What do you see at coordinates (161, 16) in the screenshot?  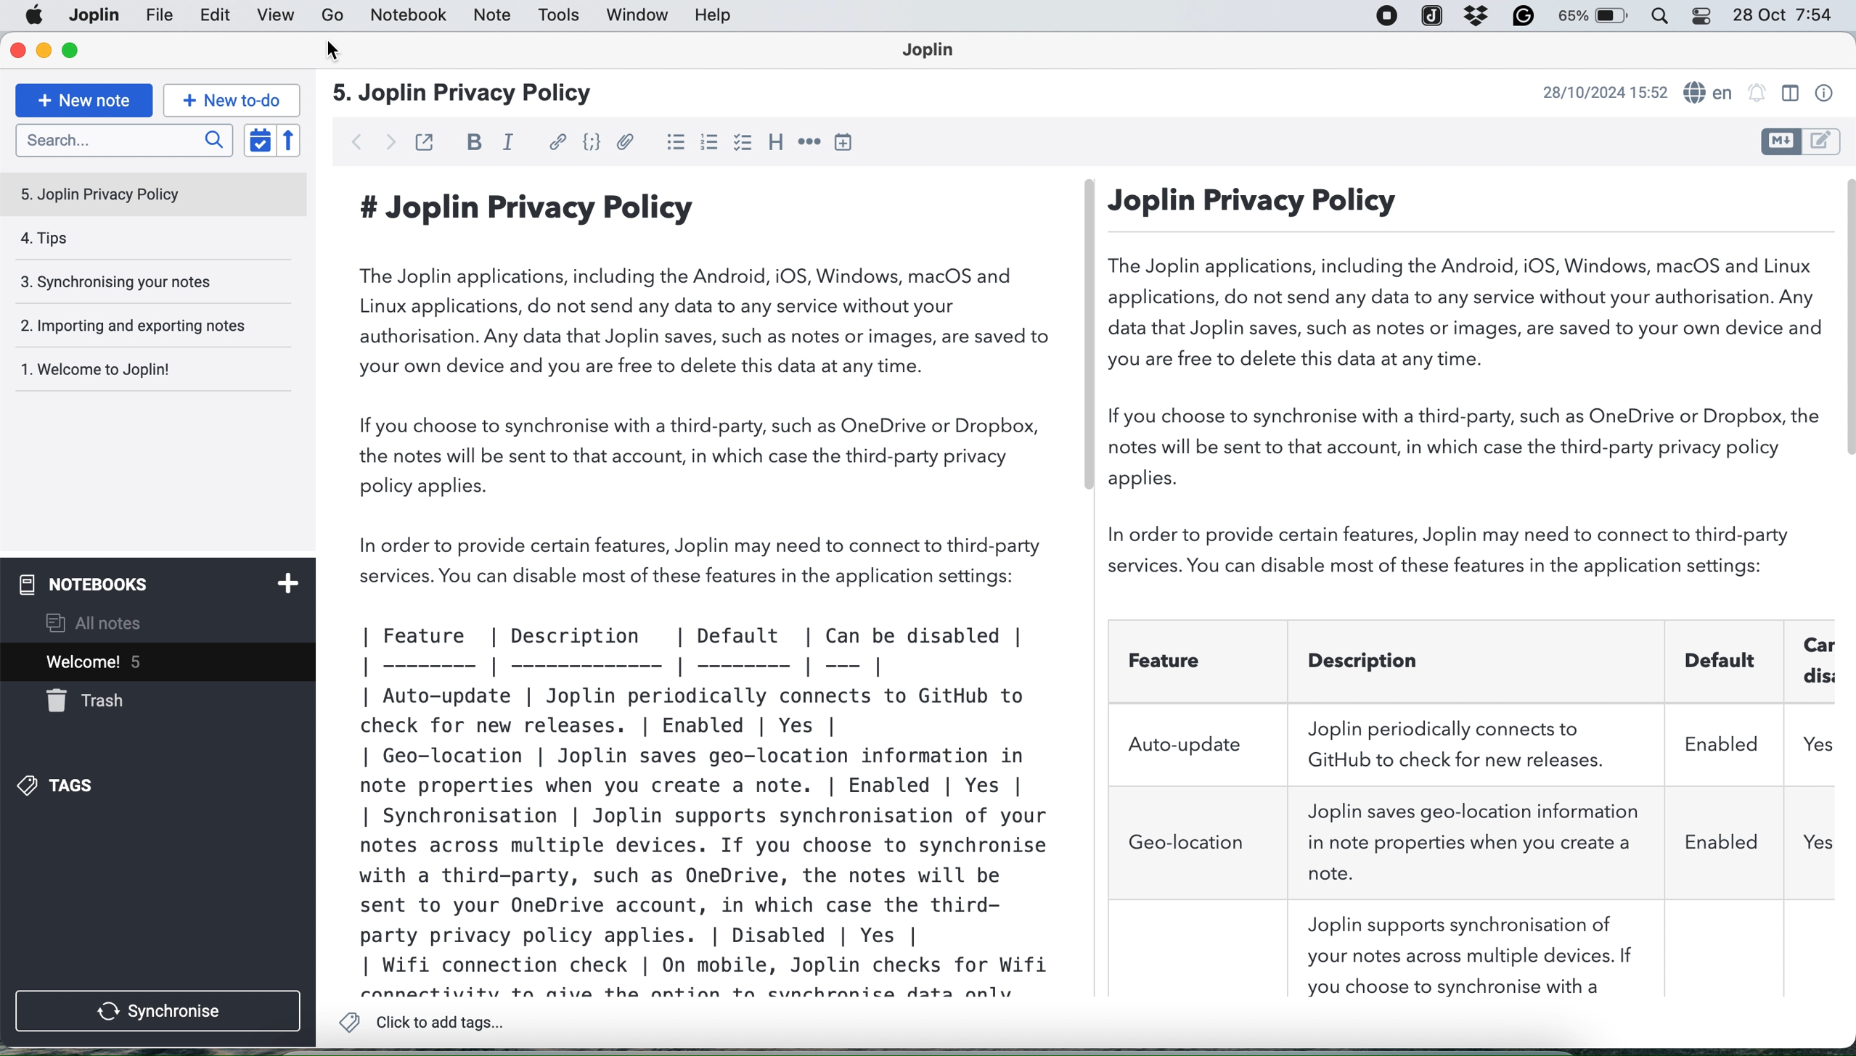 I see `joplin` at bounding box center [161, 16].